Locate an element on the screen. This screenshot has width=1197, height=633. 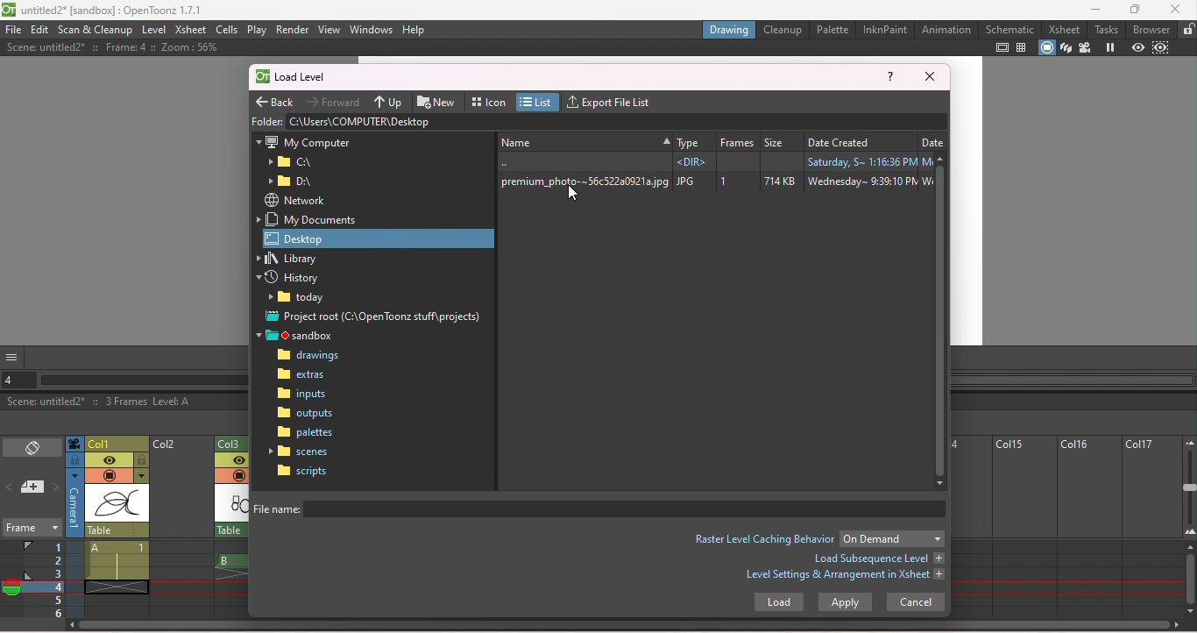
Palette is located at coordinates (833, 29).